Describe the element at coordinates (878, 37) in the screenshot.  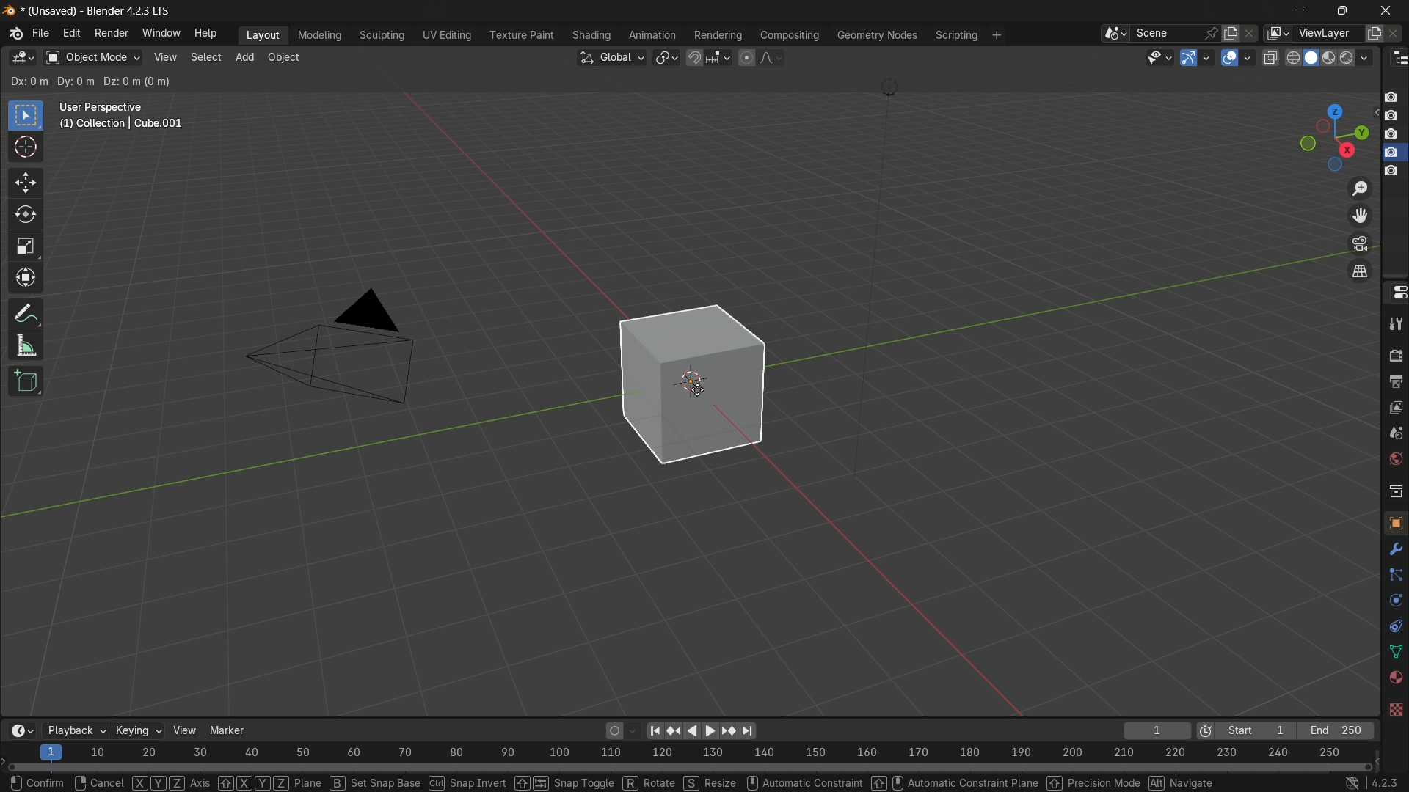
I see `geometry nodes menu` at that location.